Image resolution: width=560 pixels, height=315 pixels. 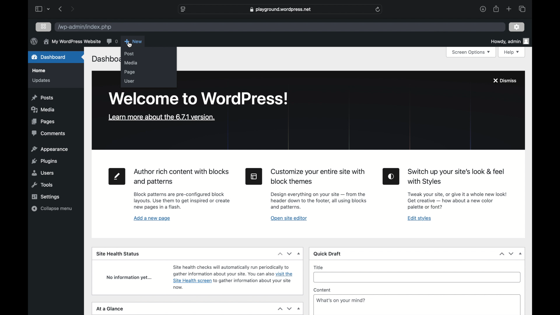 I want to click on What's on your mind?, so click(x=341, y=301).